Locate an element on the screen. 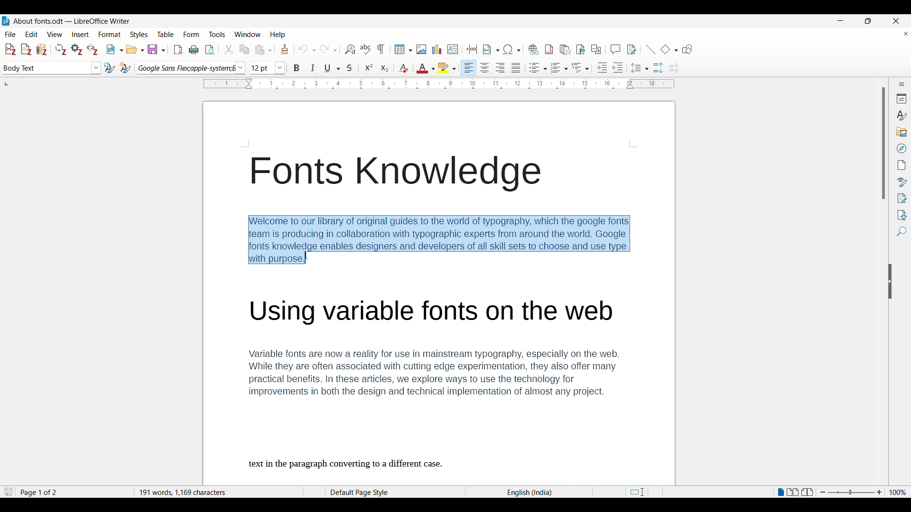 Image resolution: width=911 pixels, height=512 pixels. Hide sidebar is located at coordinates (890, 282).